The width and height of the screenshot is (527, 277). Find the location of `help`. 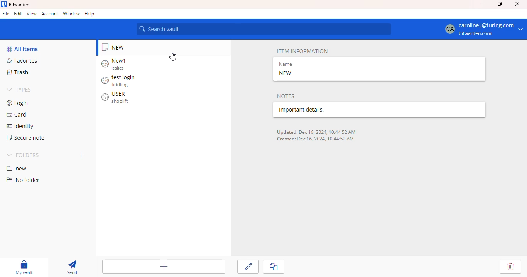

help is located at coordinates (90, 14).